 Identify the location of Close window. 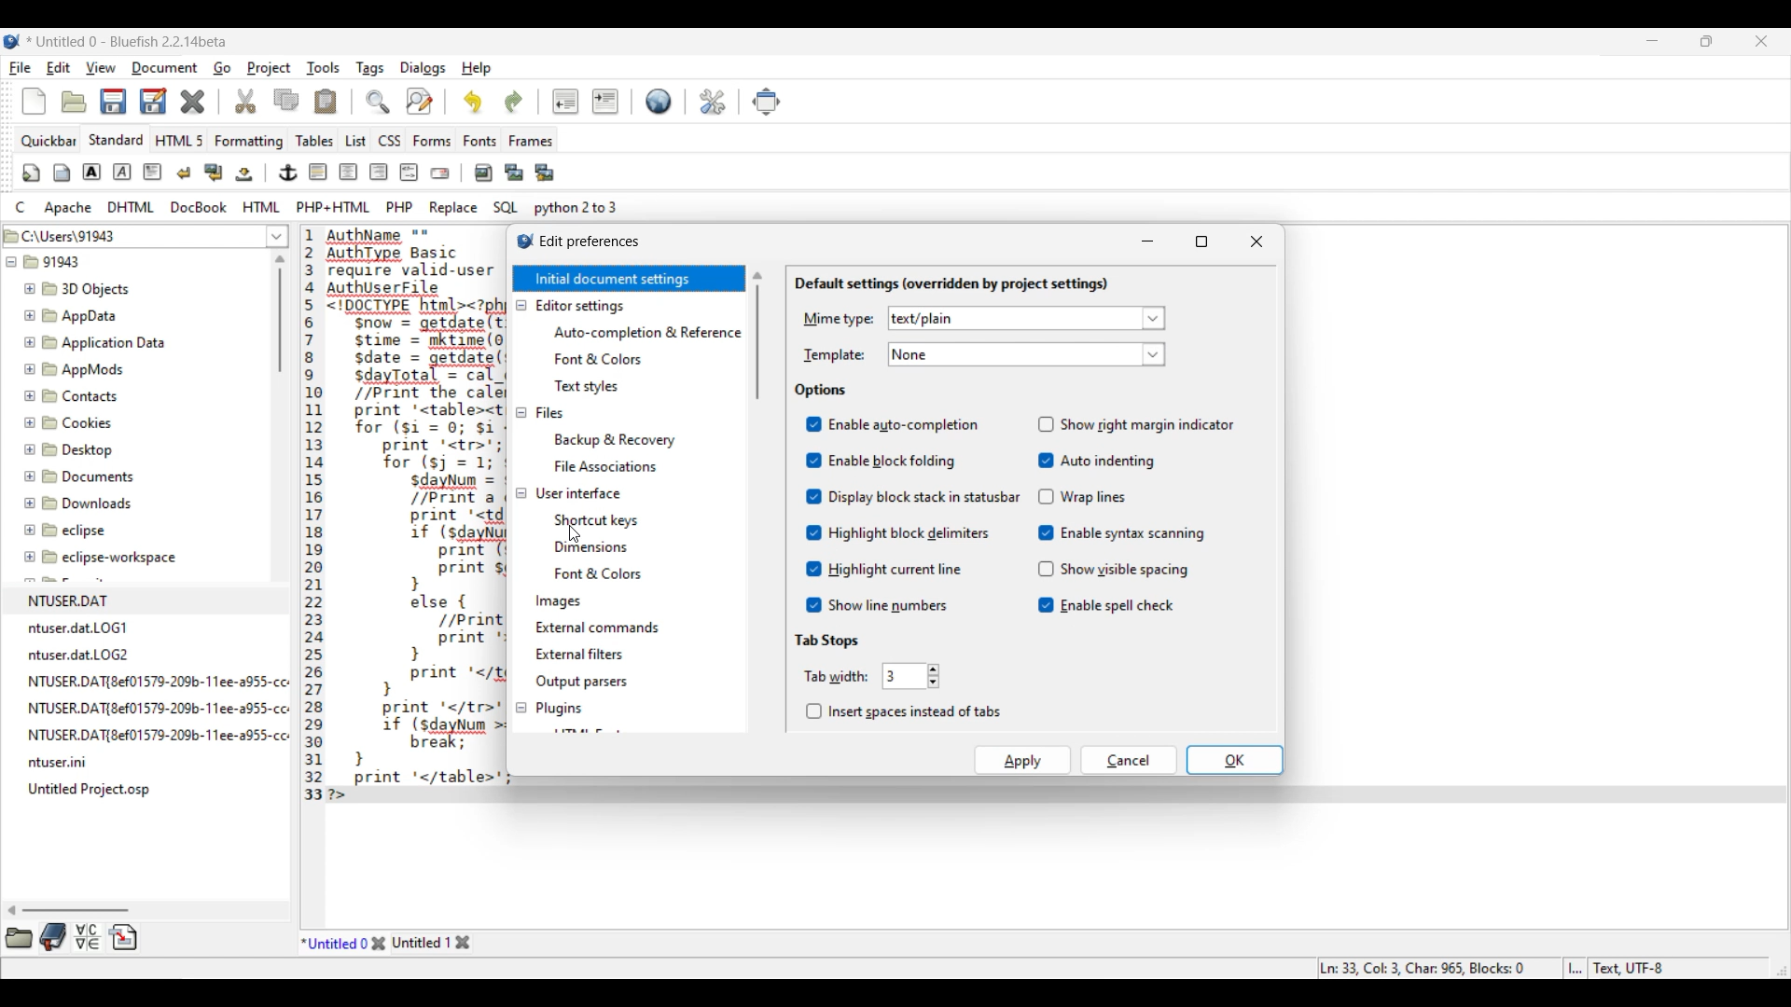
(1257, 241).